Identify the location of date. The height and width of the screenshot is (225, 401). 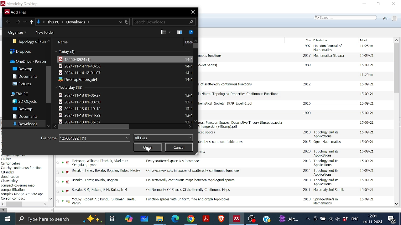
(366, 112).